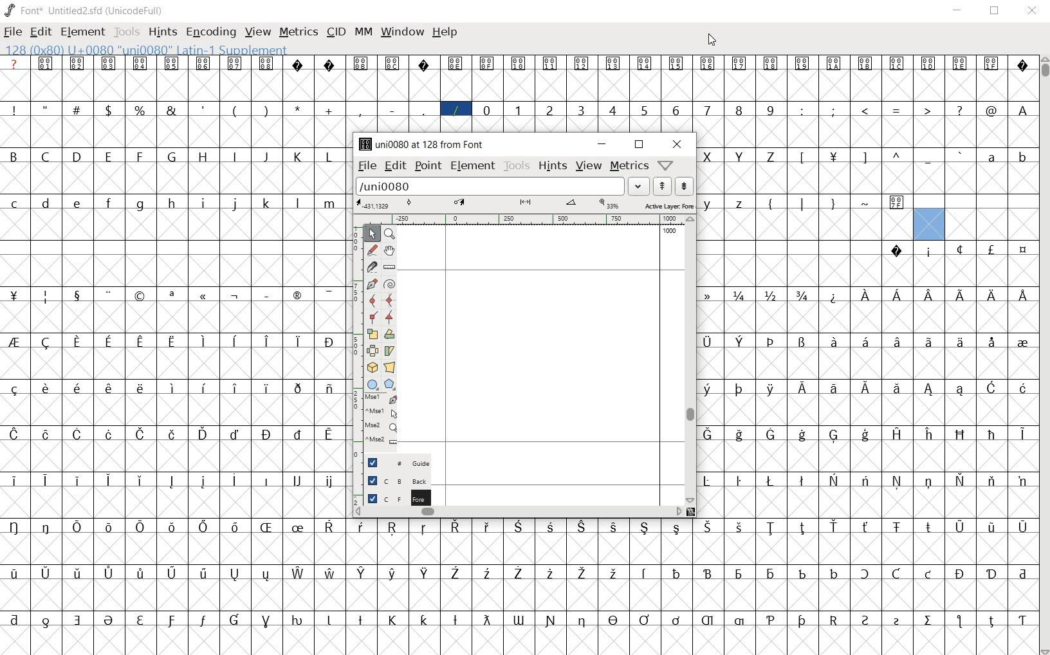 This screenshot has height=655, width=1050. What do you see at coordinates (172, 156) in the screenshot?
I see `glyph` at bounding box center [172, 156].